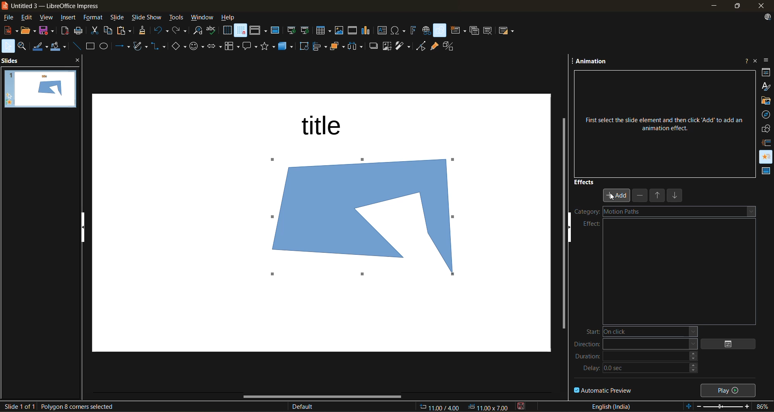 Image resolution: width=774 pixels, height=412 pixels. What do you see at coordinates (561, 222) in the screenshot?
I see `vertical scroll bar` at bounding box center [561, 222].